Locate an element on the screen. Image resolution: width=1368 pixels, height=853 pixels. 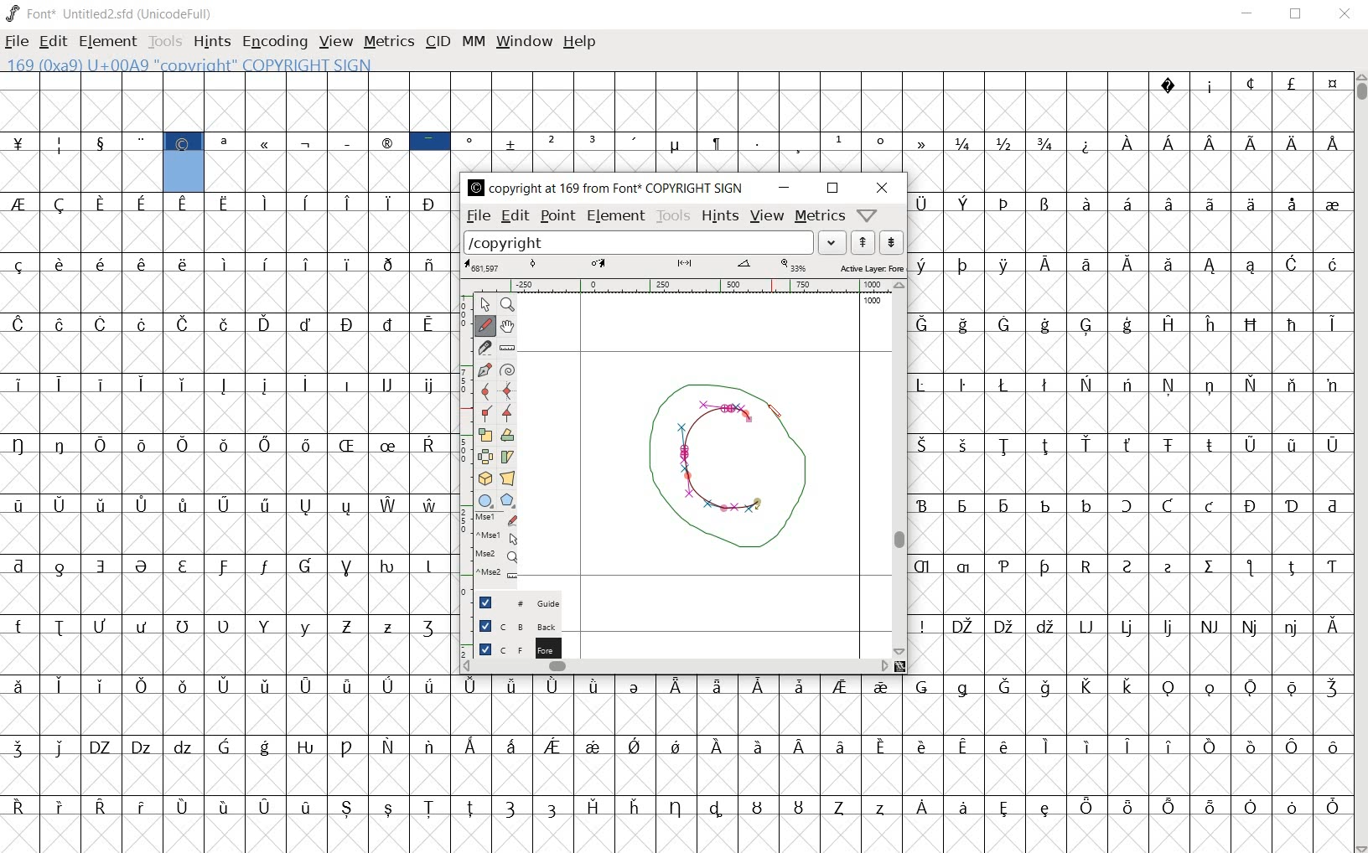
cut splines in two is located at coordinates (484, 347).